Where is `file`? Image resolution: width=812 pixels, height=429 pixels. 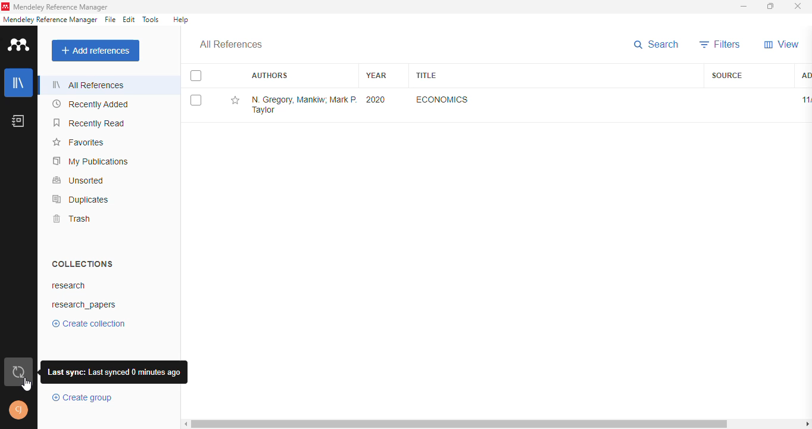 file is located at coordinates (110, 20).